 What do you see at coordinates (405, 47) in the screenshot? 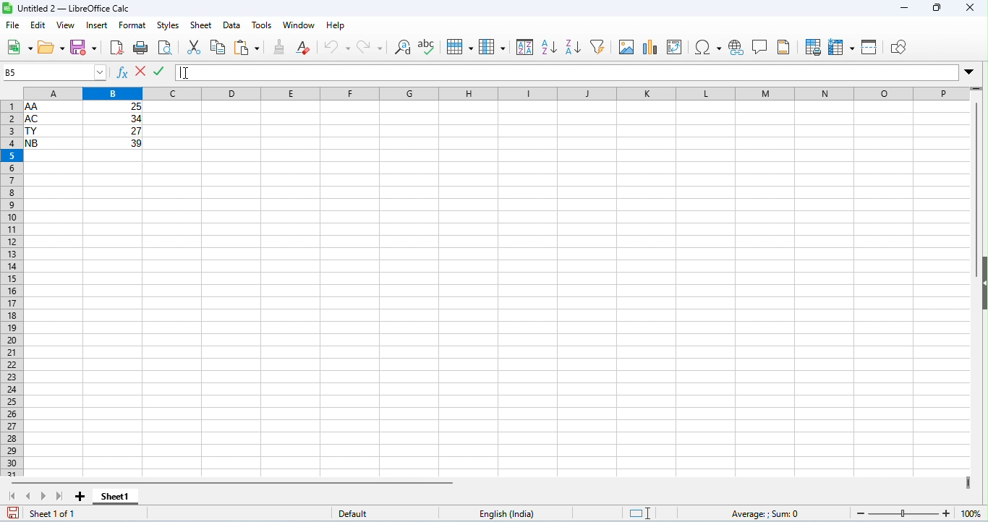
I see `find and replace` at bounding box center [405, 47].